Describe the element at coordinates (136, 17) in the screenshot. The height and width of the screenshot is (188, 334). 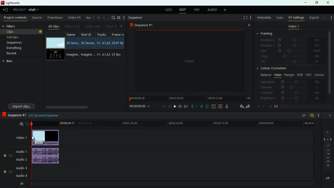
I see `sequence` at that location.